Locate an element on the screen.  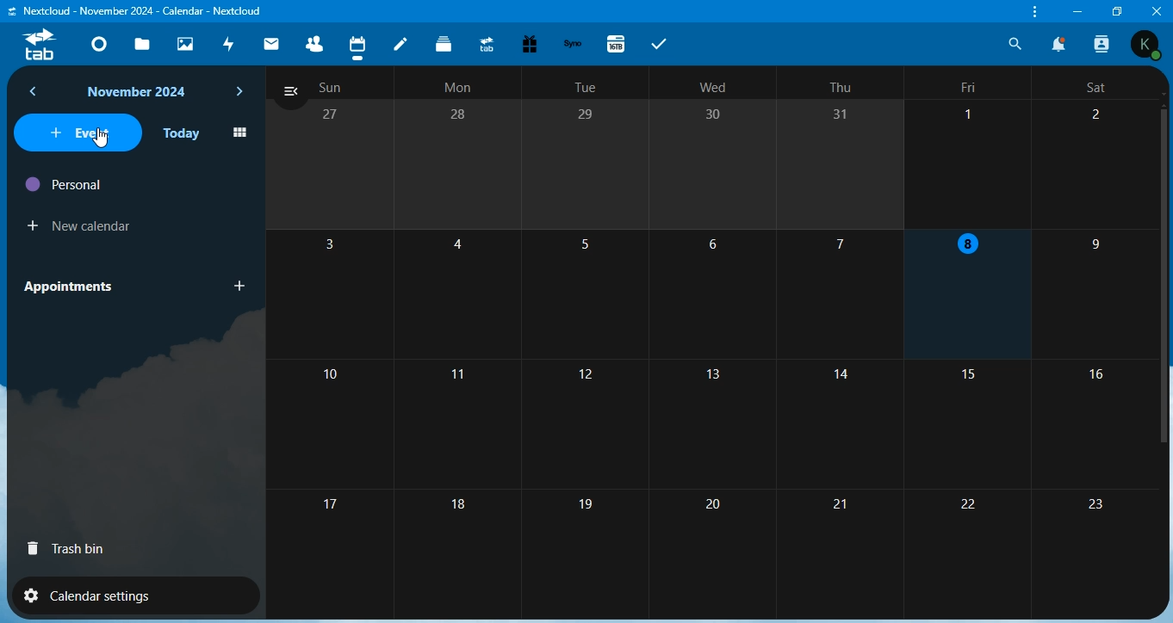
activity is located at coordinates (227, 44).